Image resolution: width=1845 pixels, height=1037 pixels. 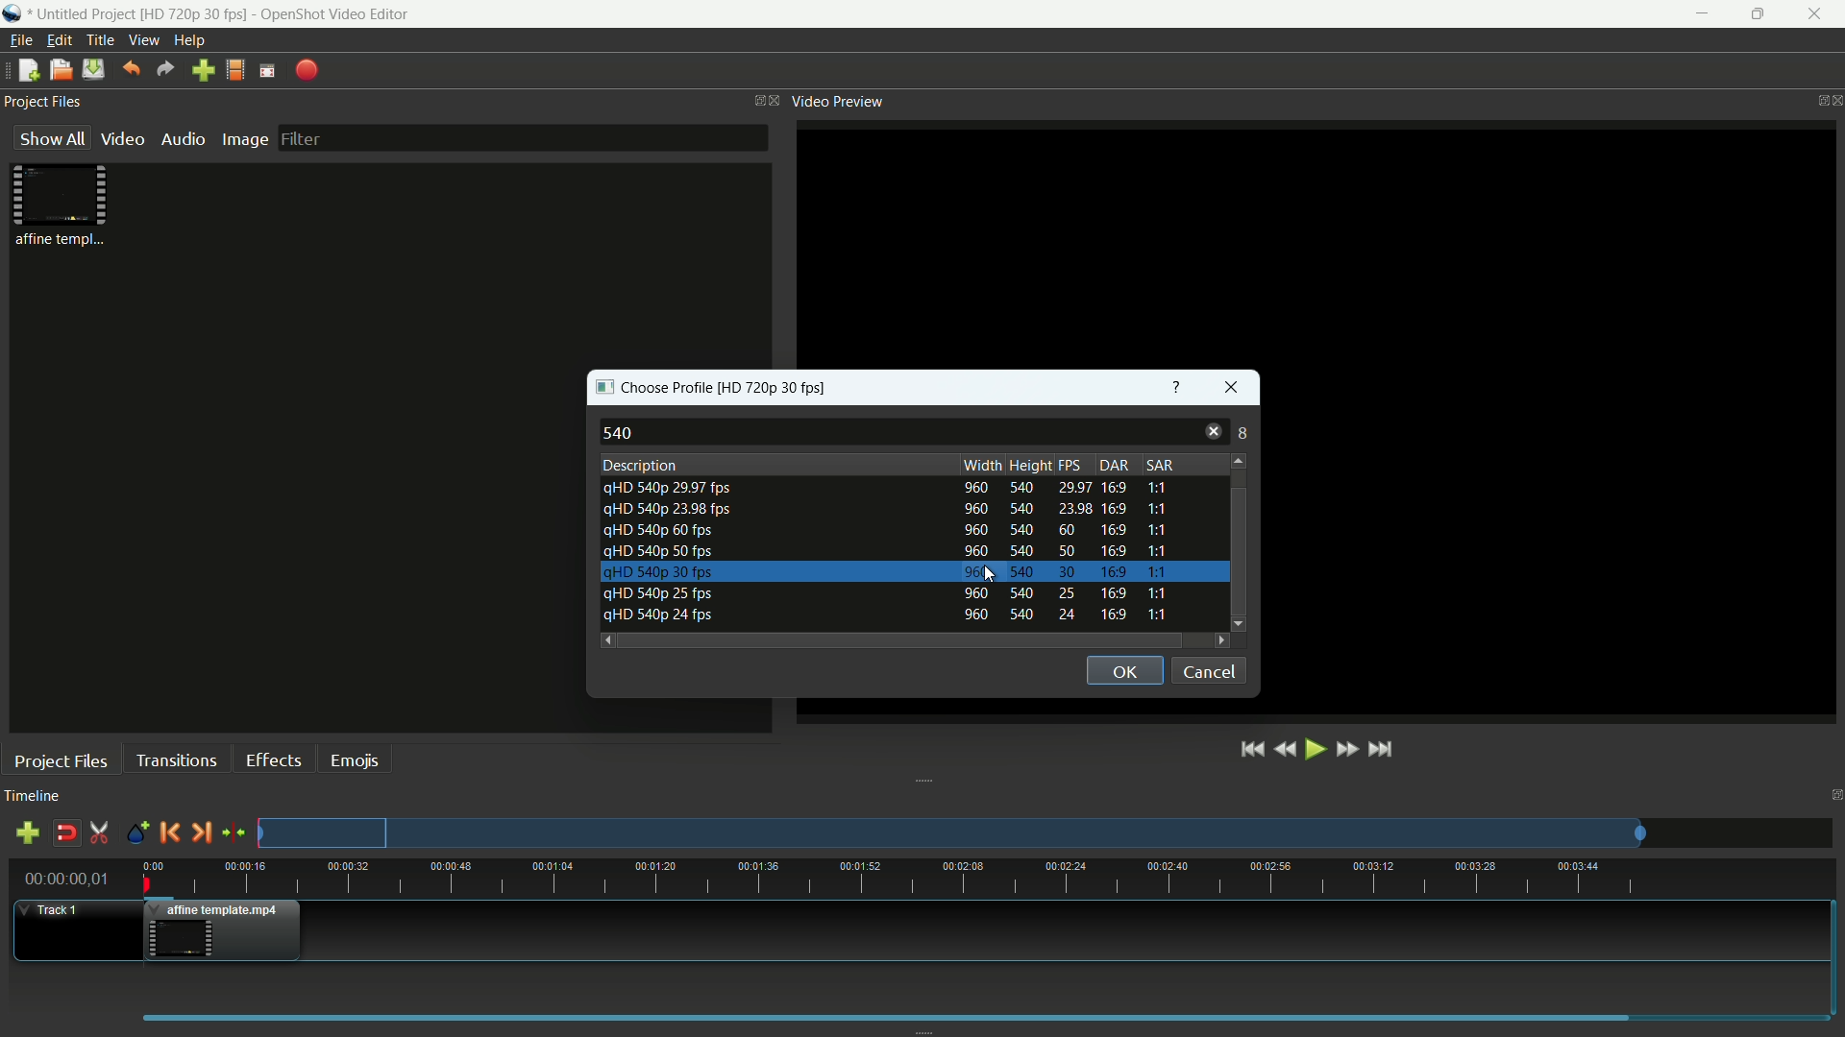 I want to click on transitions, so click(x=175, y=760).